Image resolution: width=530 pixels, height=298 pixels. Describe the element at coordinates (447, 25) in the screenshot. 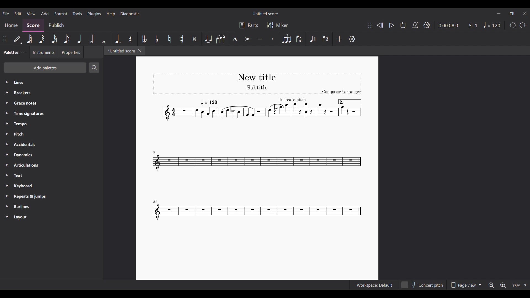

I see `Current duration` at that location.